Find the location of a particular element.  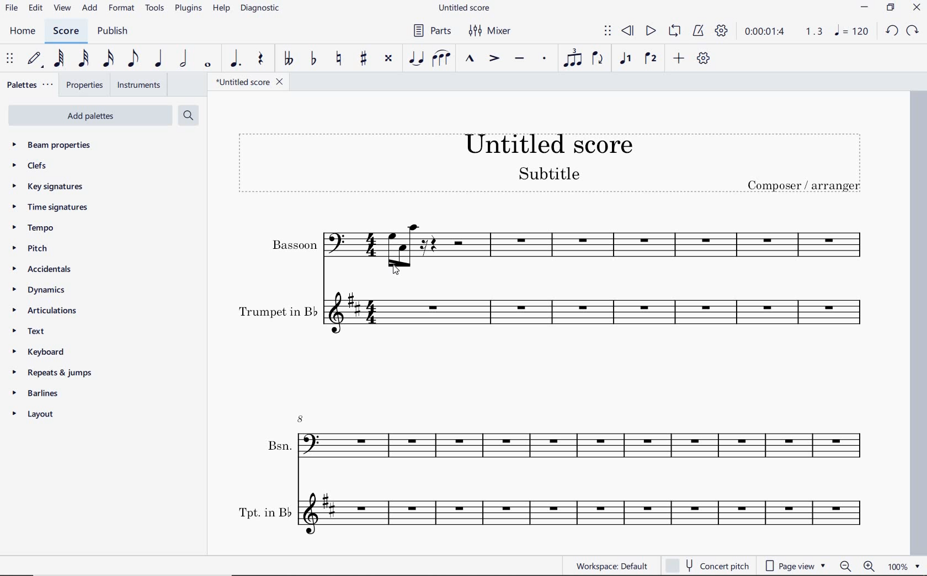

key signatures is located at coordinates (45, 187).